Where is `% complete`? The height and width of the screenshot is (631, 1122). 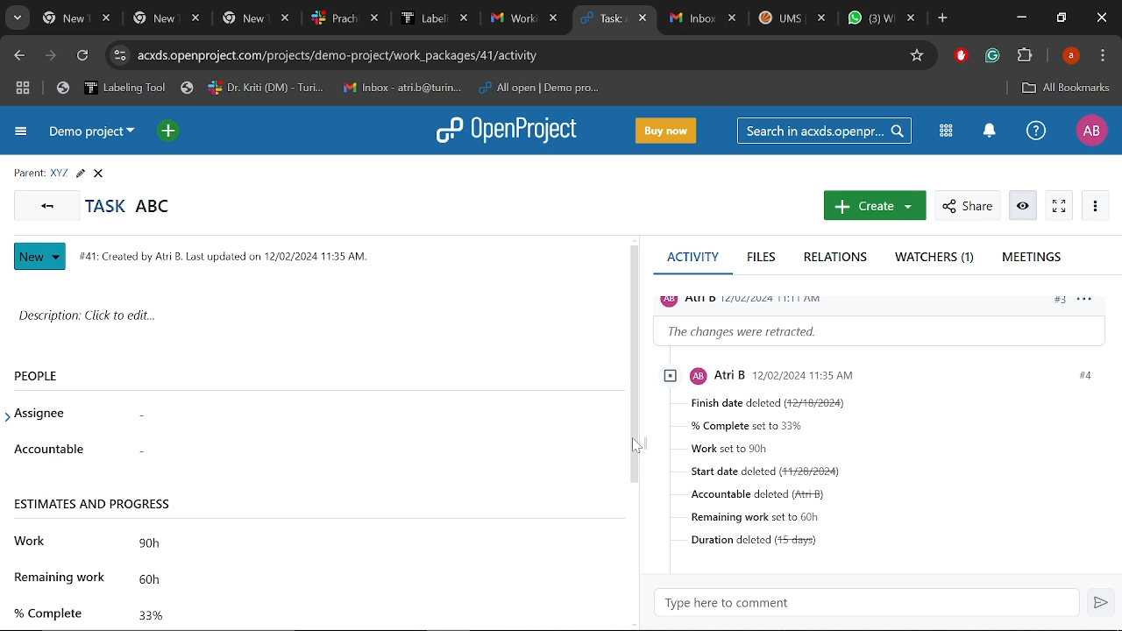
% complete is located at coordinates (49, 613).